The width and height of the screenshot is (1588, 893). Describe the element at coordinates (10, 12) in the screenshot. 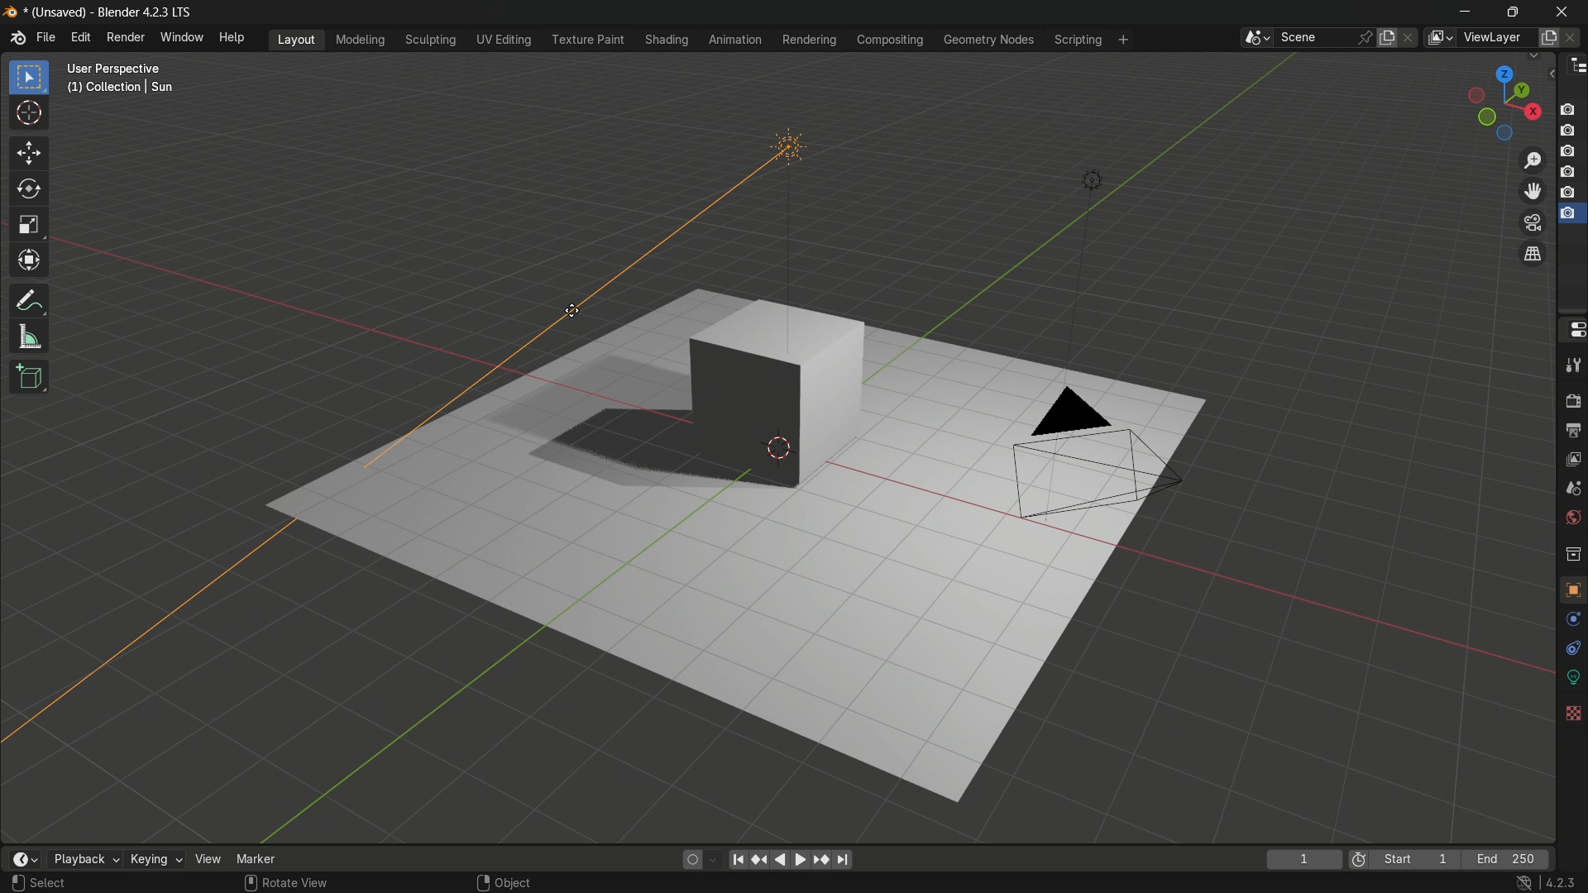

I see `logo` at that location.